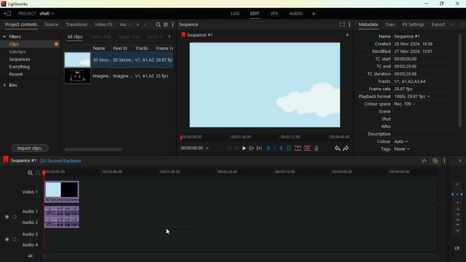  What do you see at coordinates (340, 25) in the screenshot?
I see `fullscreen` at bounding box center [340, 25].